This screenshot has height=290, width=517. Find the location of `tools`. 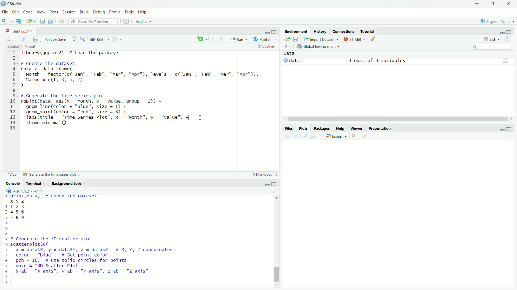

tools is located at coordinates (130, 12).